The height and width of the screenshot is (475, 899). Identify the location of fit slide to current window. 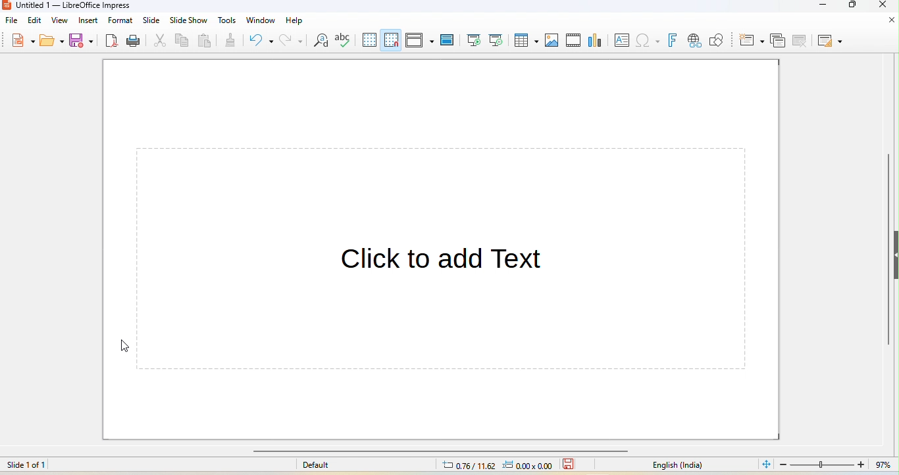
(765, 464).